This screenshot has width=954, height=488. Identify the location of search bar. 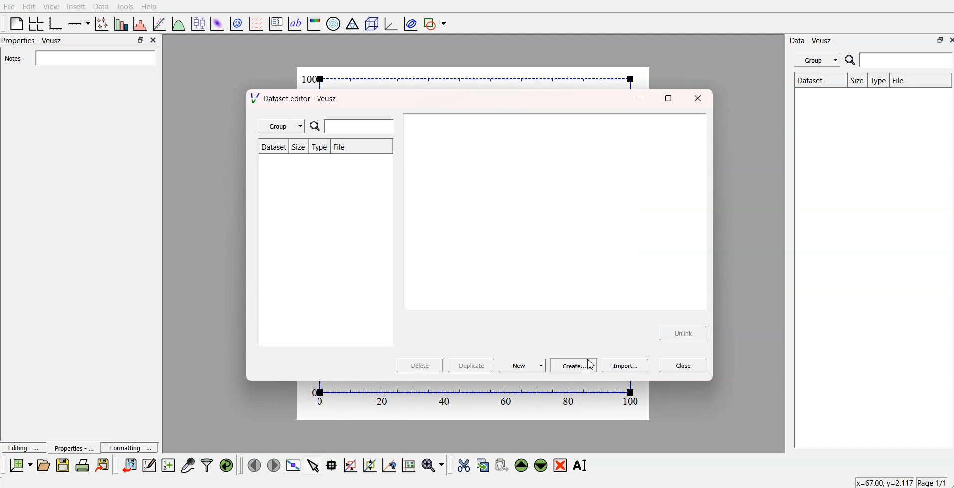
(364, 126).